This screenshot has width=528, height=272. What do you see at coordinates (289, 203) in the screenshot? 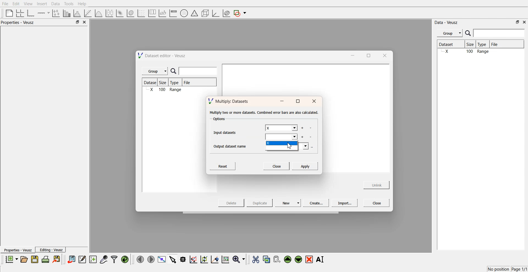
I see `New` at bounding box center [289, 203].